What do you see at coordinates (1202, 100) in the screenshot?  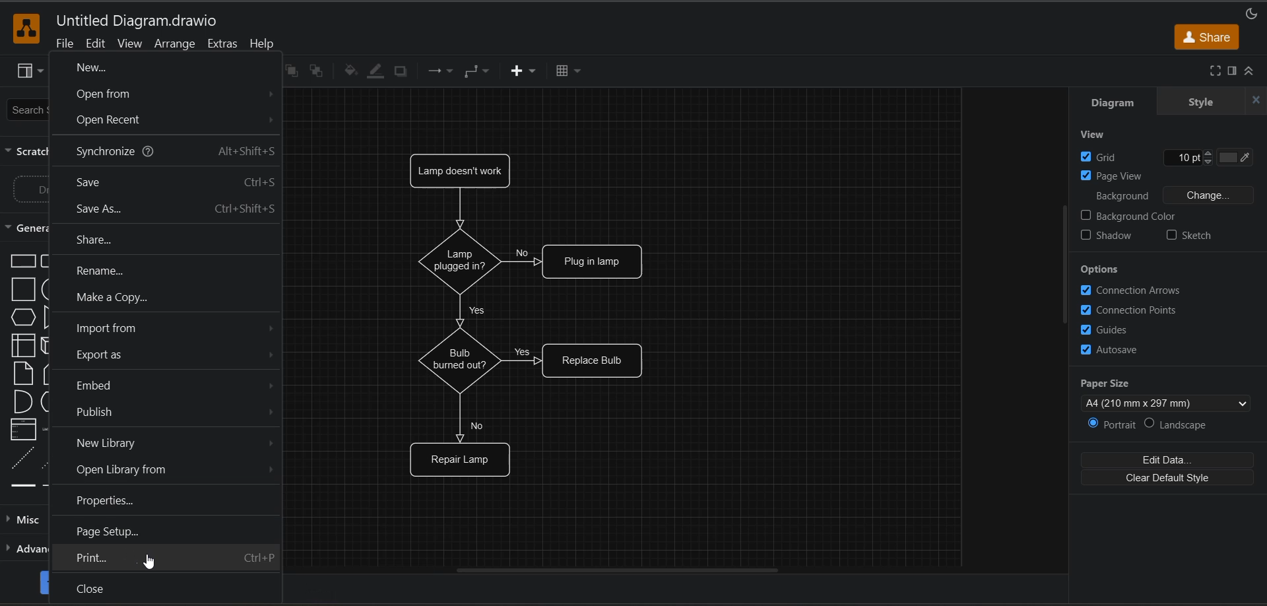 I see `style` at bounding box center [1202, 100].